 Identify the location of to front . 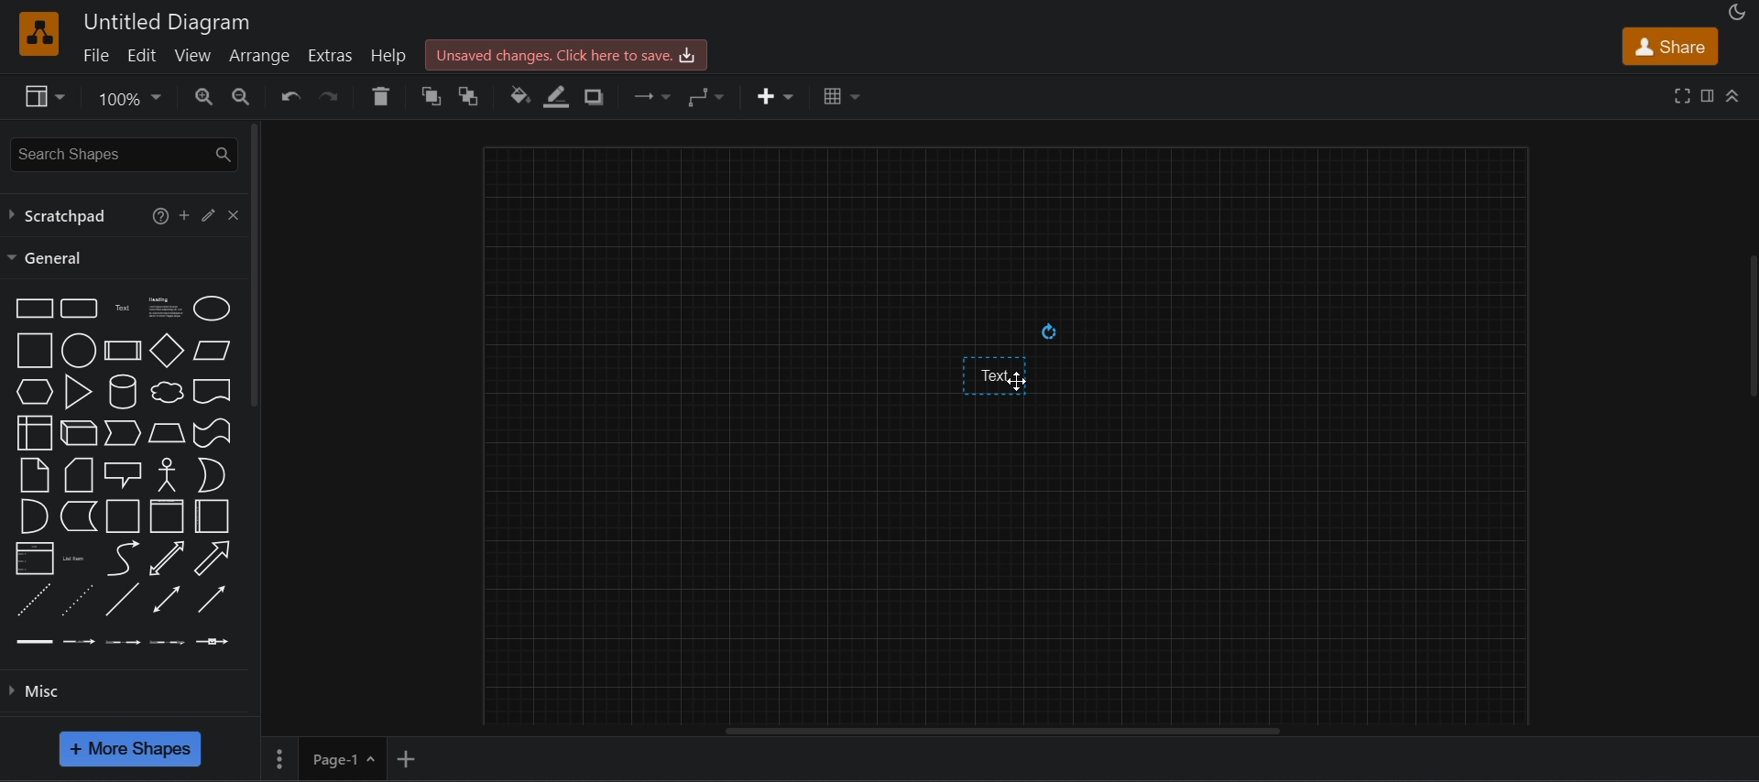
(432, 95).